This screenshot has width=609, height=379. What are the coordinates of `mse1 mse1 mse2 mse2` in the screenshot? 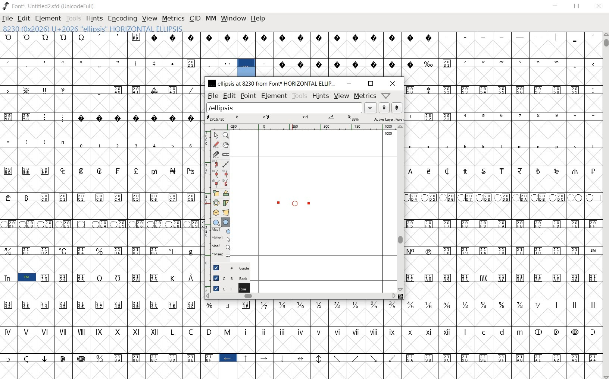 It's located at (219, 243).